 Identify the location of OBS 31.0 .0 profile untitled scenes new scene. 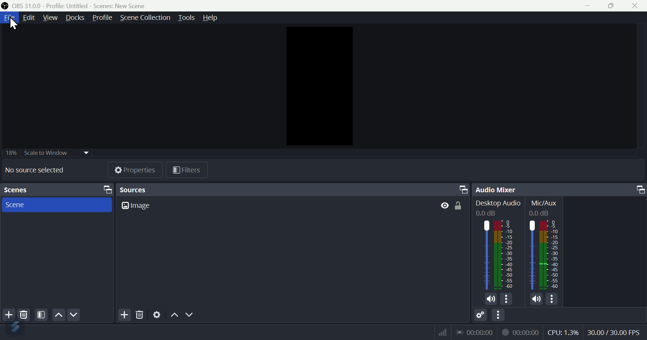
(95, 5).